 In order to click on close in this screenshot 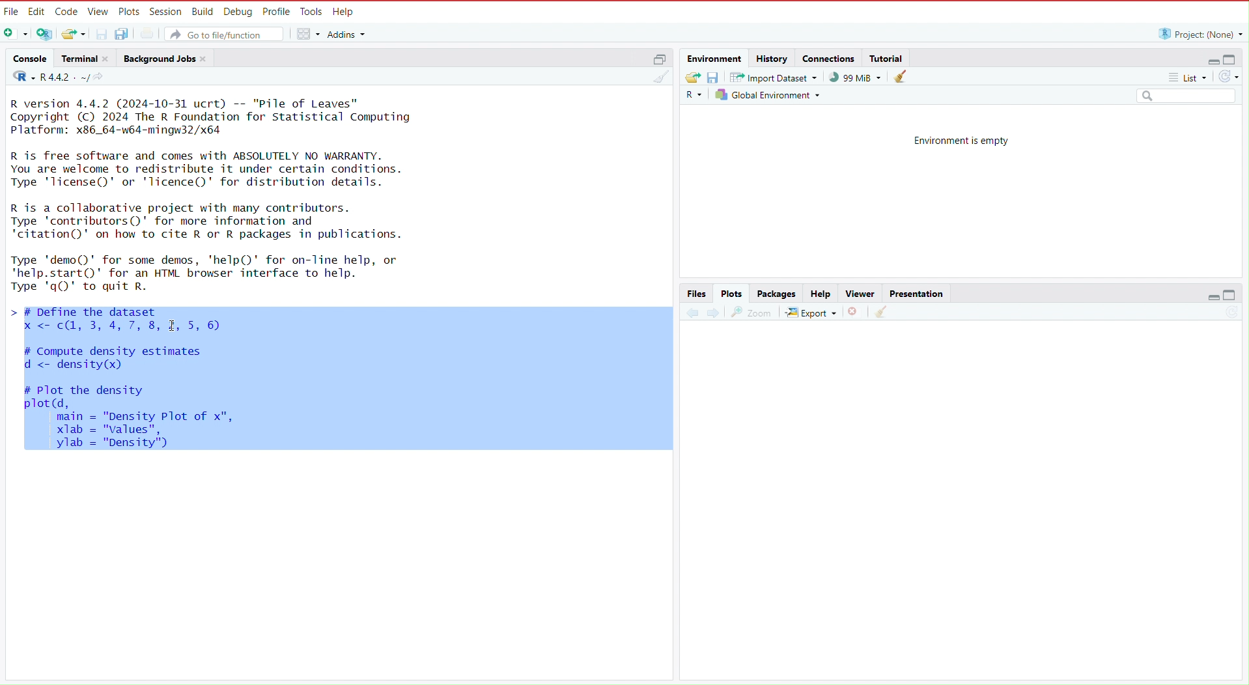, I will do `click(109, 59)`.